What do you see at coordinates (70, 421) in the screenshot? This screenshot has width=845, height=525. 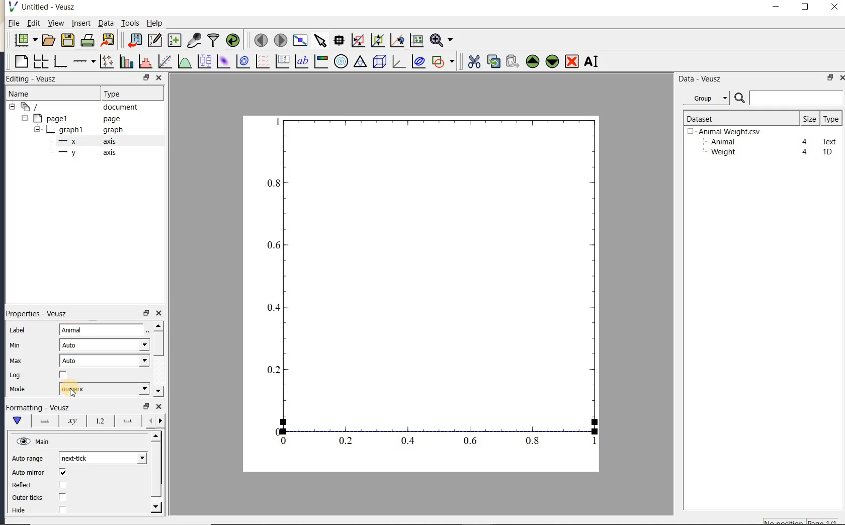 I see `axis label` at bounding box center [70, 421].